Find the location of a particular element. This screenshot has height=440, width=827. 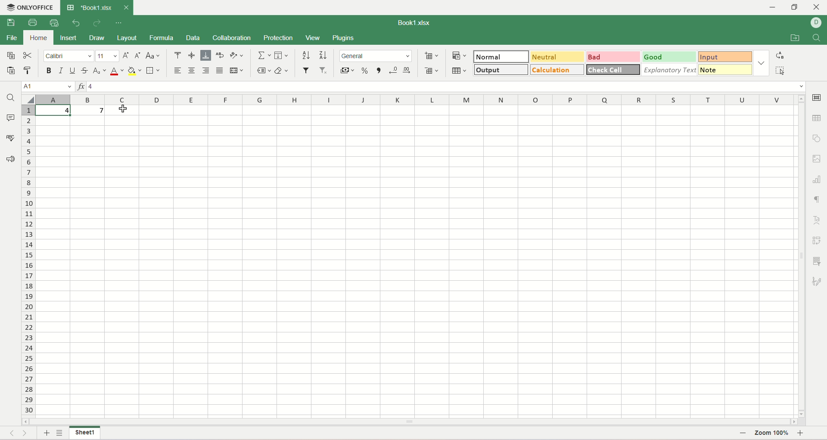

increase decimal is located at coordinates (409, 70).